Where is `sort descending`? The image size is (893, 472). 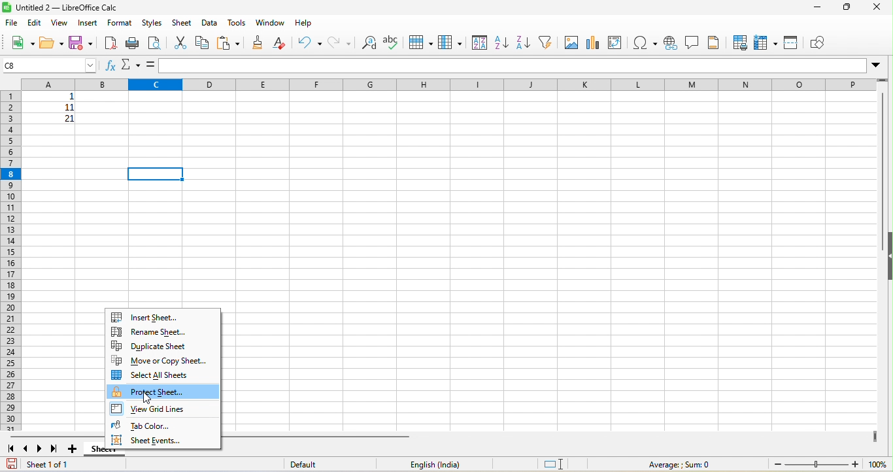 sort descending is located at coordinates (522, 42).